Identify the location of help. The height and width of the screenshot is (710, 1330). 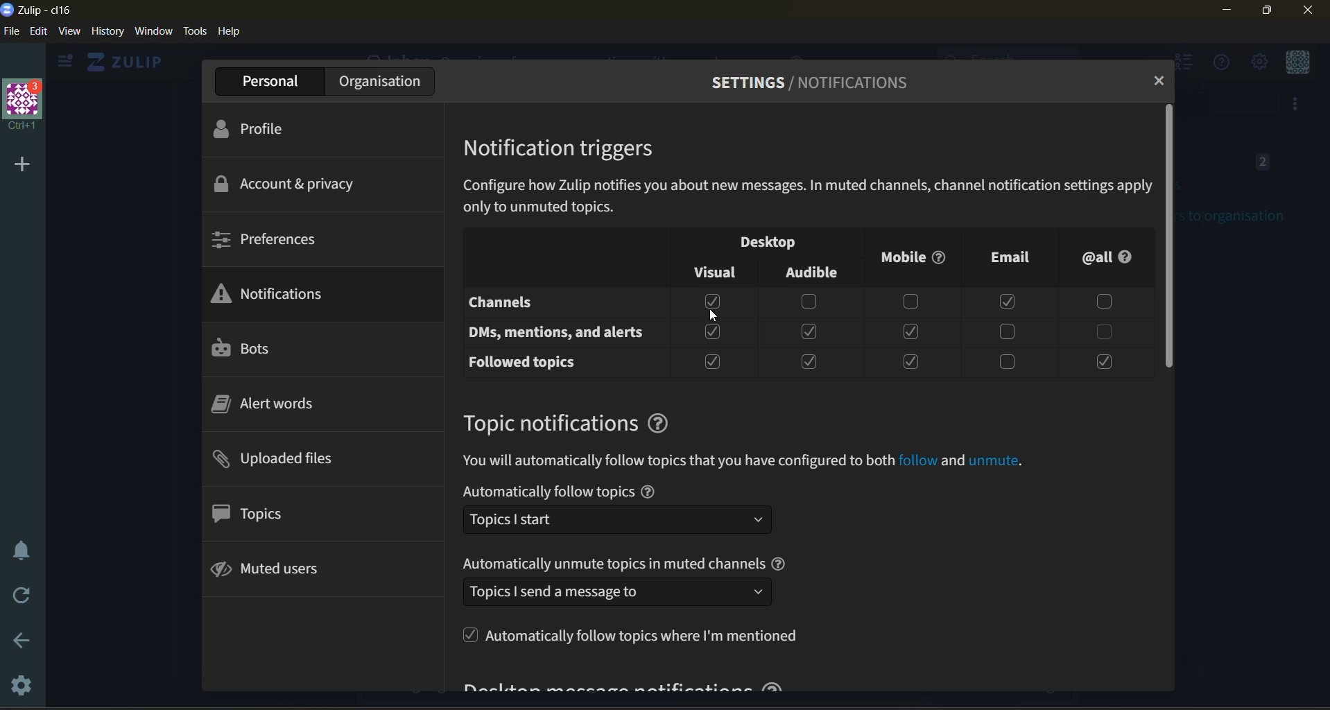
(780, 563).